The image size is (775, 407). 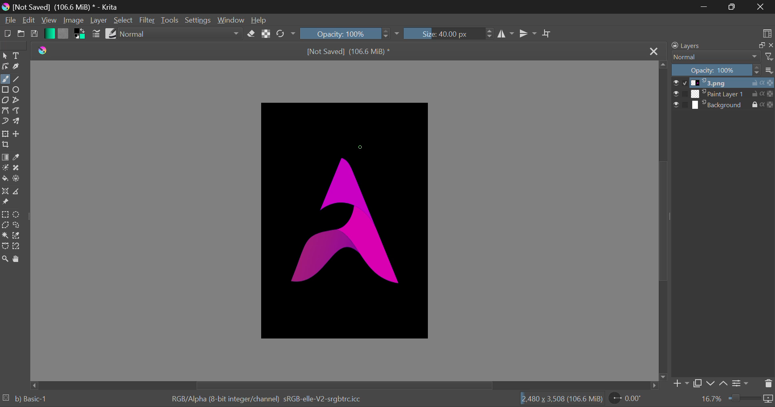 I want to click on Opacity 100%, so click(x=351, y=33).